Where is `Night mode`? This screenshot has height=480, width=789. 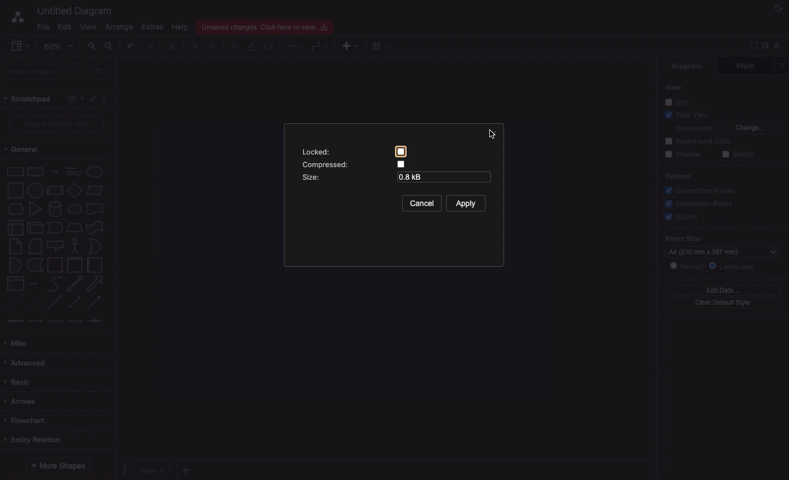 Night mode is located at coordinates (779, 8).